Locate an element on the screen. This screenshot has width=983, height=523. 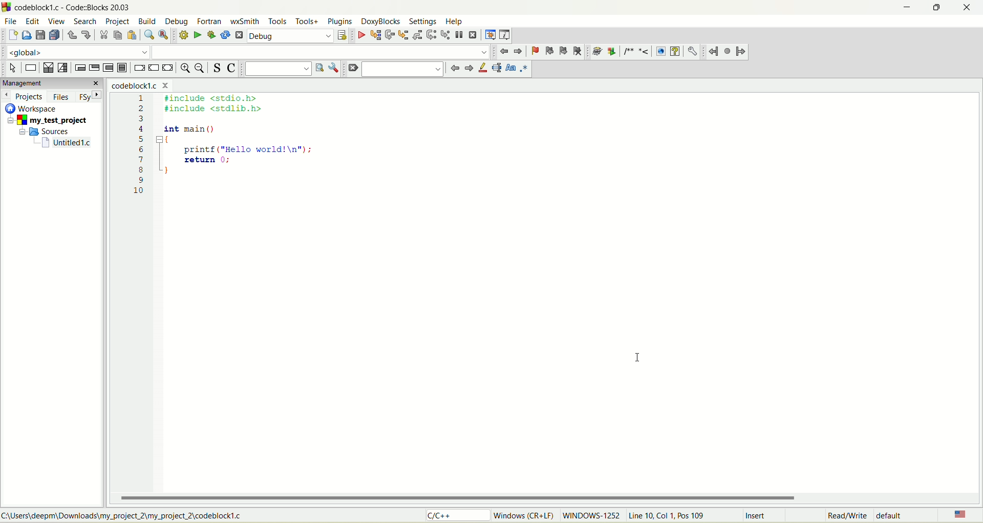
toggle bookmark is located at coordinates (534, 51).